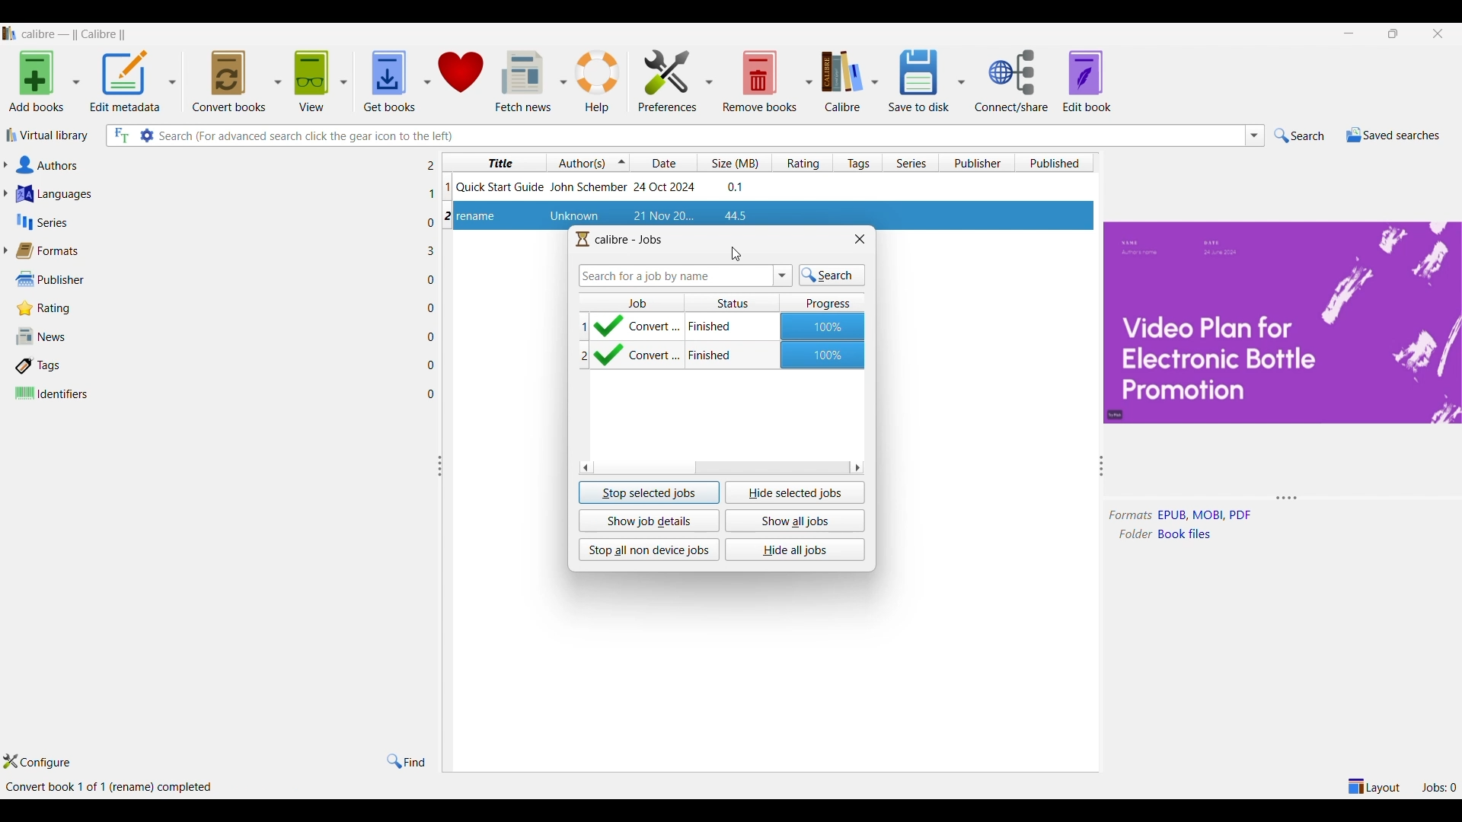 The width and height of the screenshot is (1462, 822). What do you see at coordinates (732, 300) in the screenshot?
I see `Status column` at bounding box center [732, 300].